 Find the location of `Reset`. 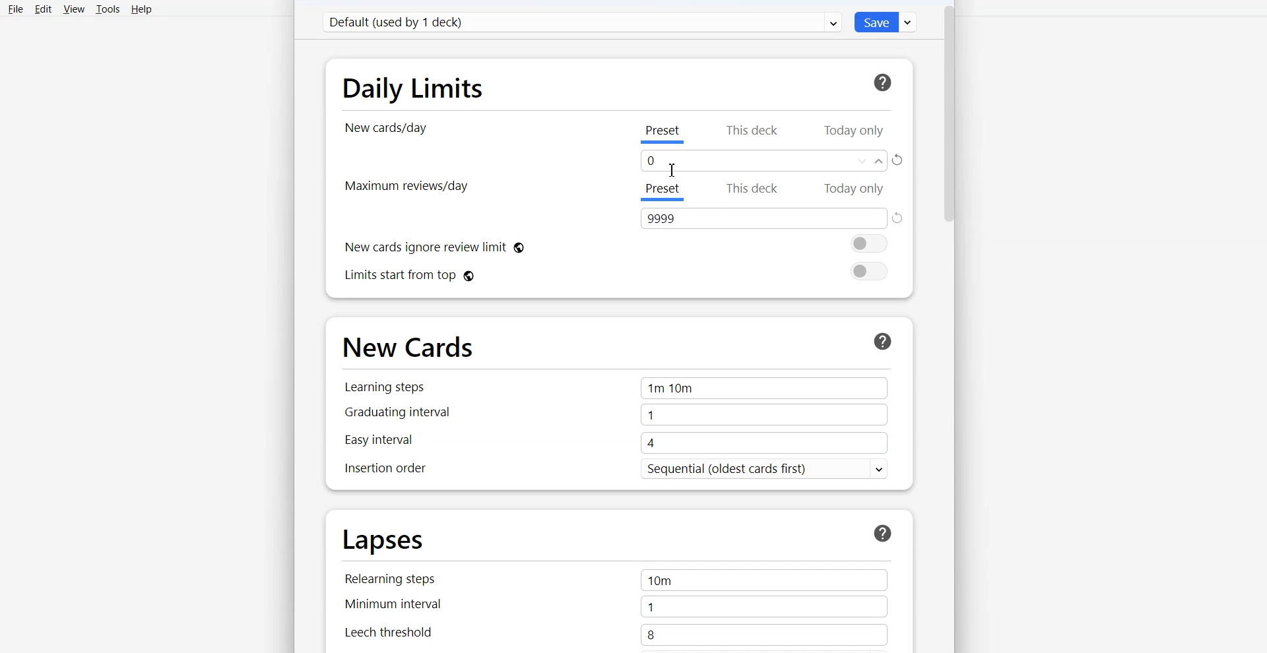

Reset is located at coordinates (901, 217).